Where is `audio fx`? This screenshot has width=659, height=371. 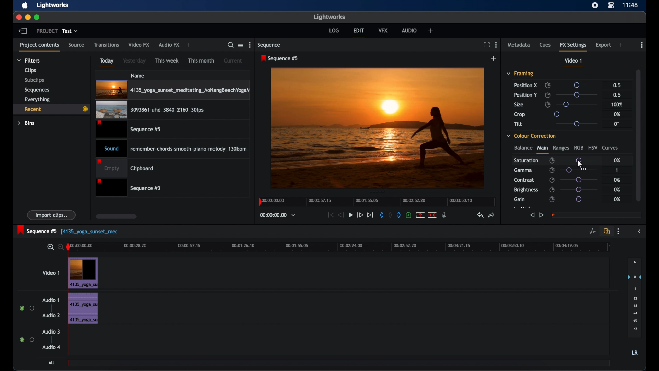
audio fx is located at coordinates (169, 45).